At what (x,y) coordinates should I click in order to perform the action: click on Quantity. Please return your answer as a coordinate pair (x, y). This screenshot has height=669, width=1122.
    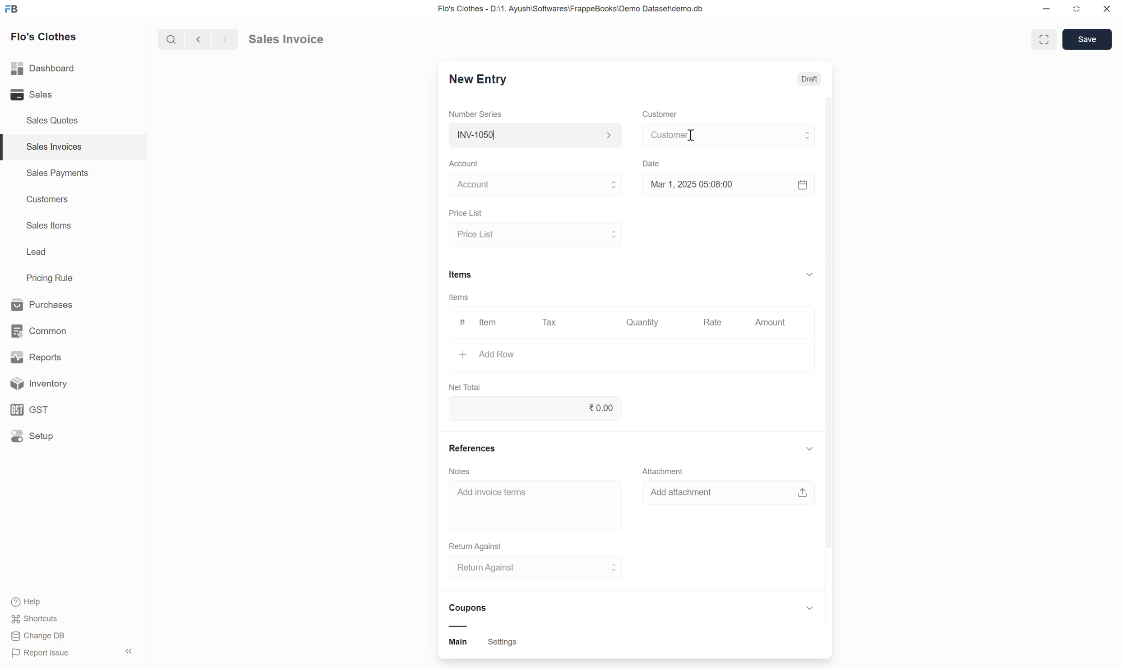
    Looking at the image, I should click on (646, 324).